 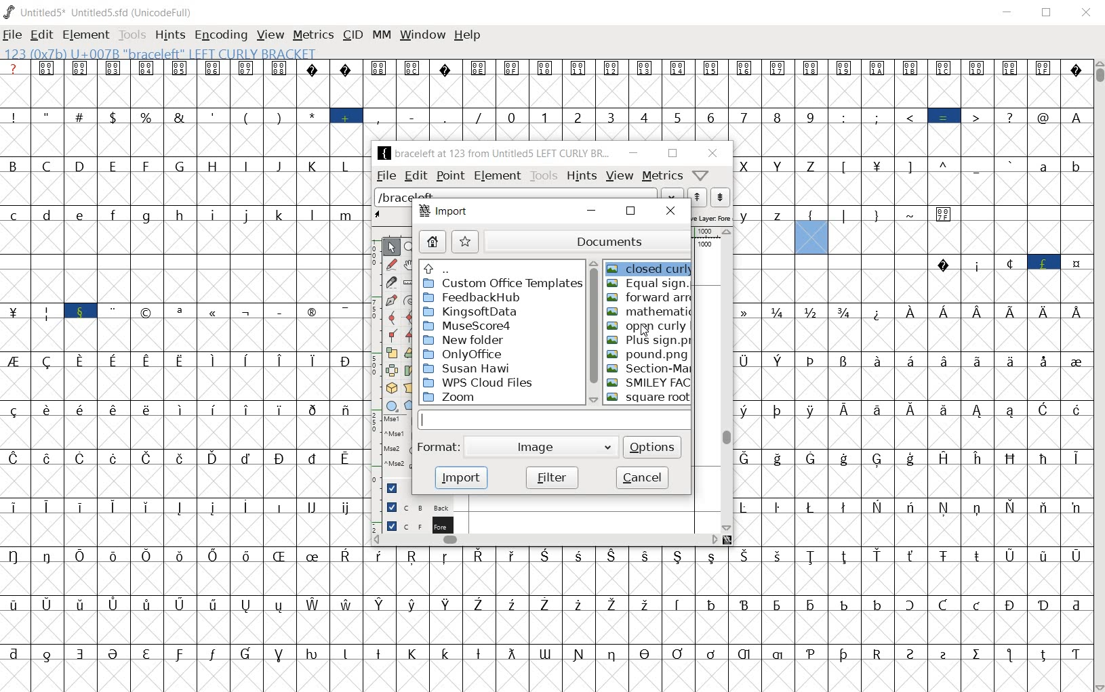 What do you see at coordinates (393, 318) in the screenshot?
I see `add a curve point` at bounding box center [393, 318].